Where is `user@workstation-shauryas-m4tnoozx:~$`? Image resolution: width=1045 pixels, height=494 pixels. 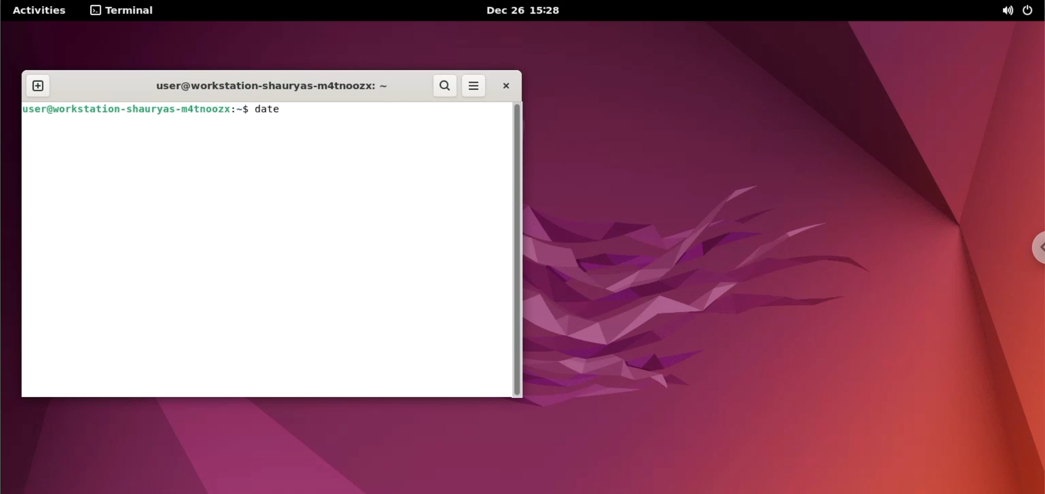 user@workstation-shauryas-m4tnoozx:~$ is located at coordinates (134, 109).